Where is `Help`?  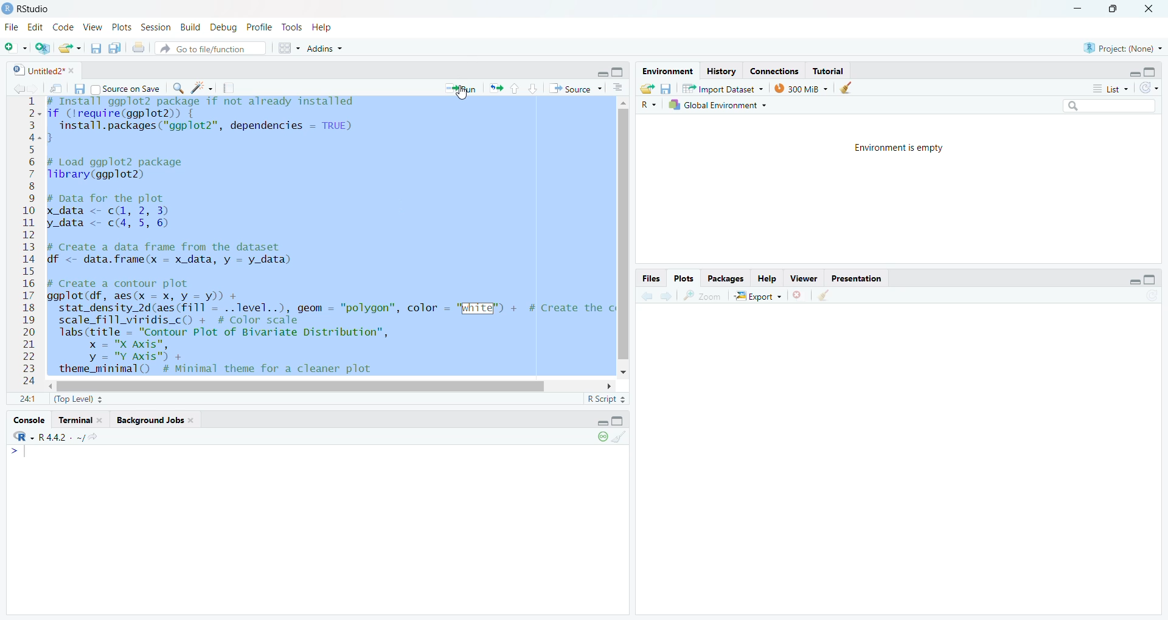 Help is located at coordinates (324, 29).